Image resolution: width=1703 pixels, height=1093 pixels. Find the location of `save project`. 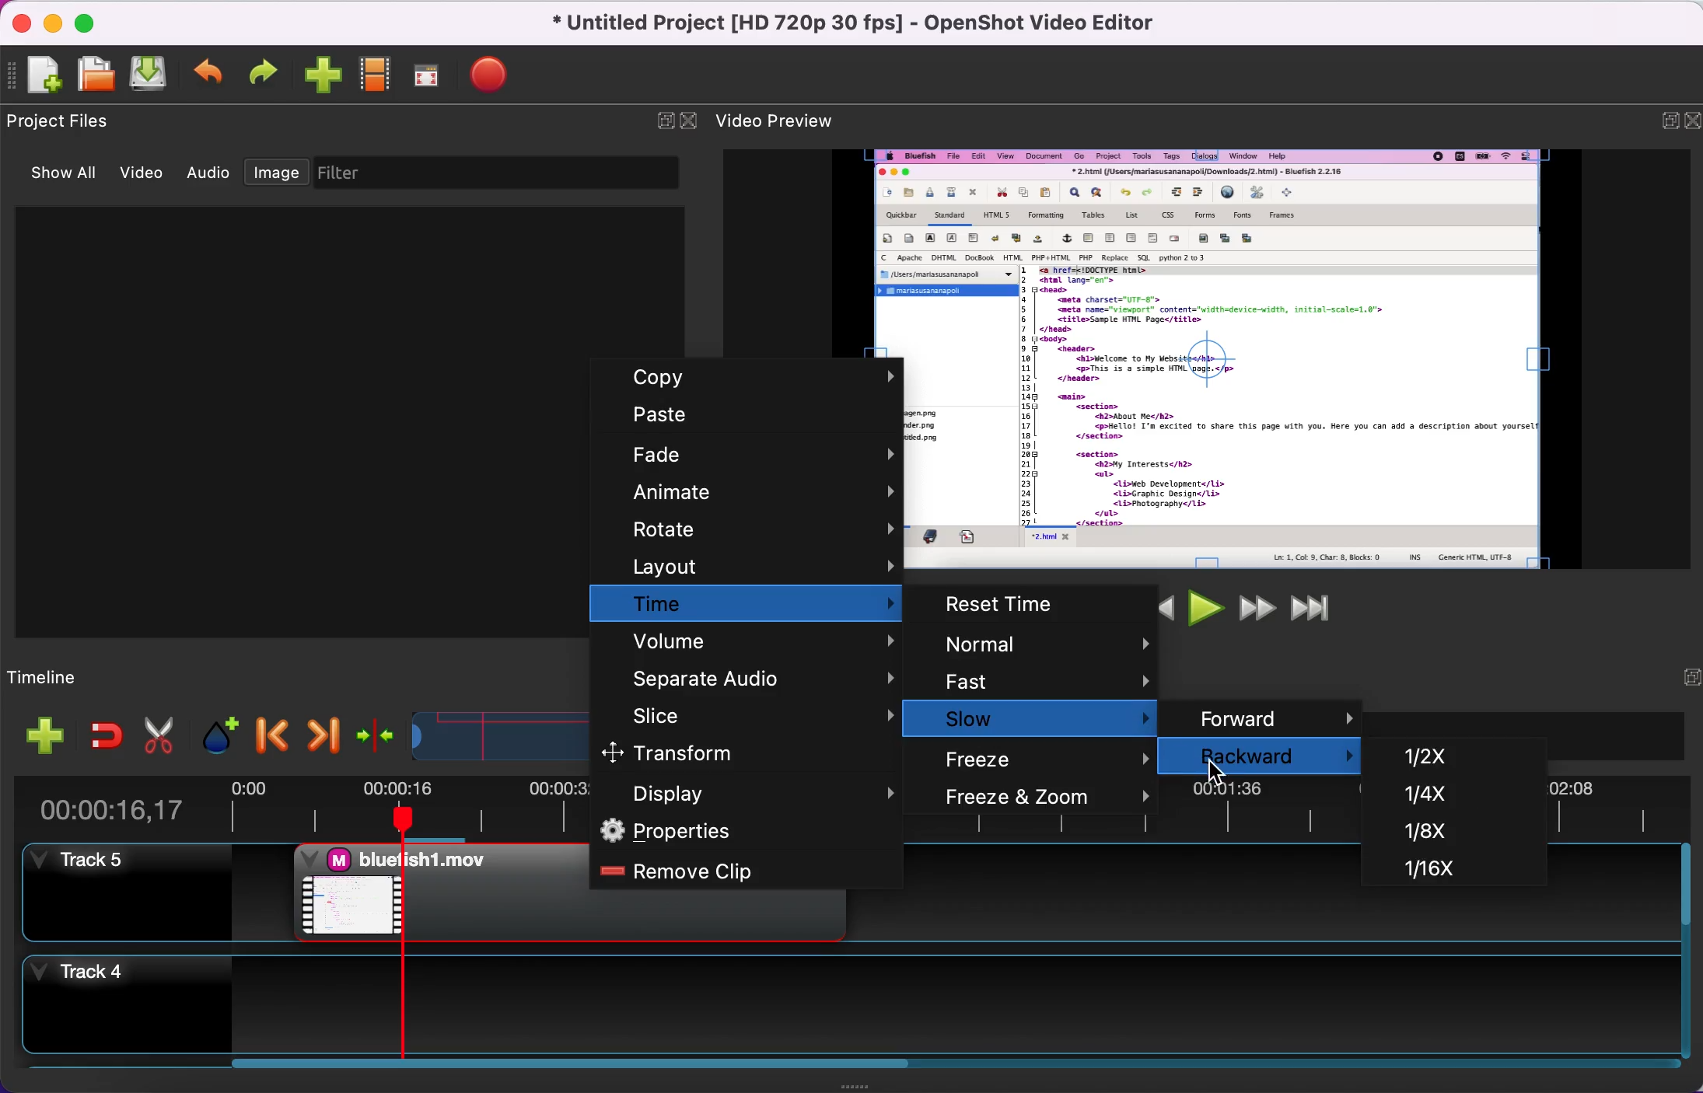

save project is located at coordinates (152, 73).